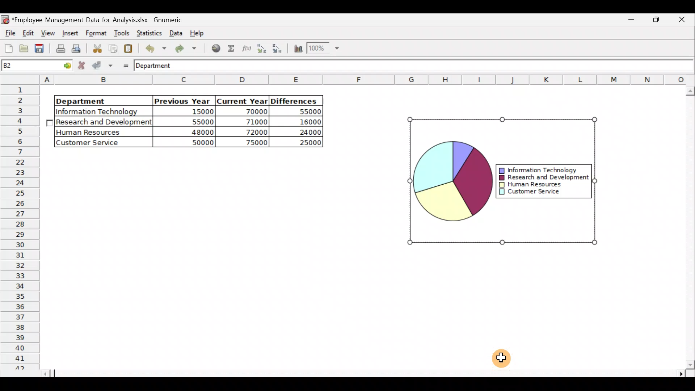 Image resolution: width=695 pixels, height=391 pixels. Describe the element at coordinates (96, 143) in the screenshot. I see `Customer Service` at that location.